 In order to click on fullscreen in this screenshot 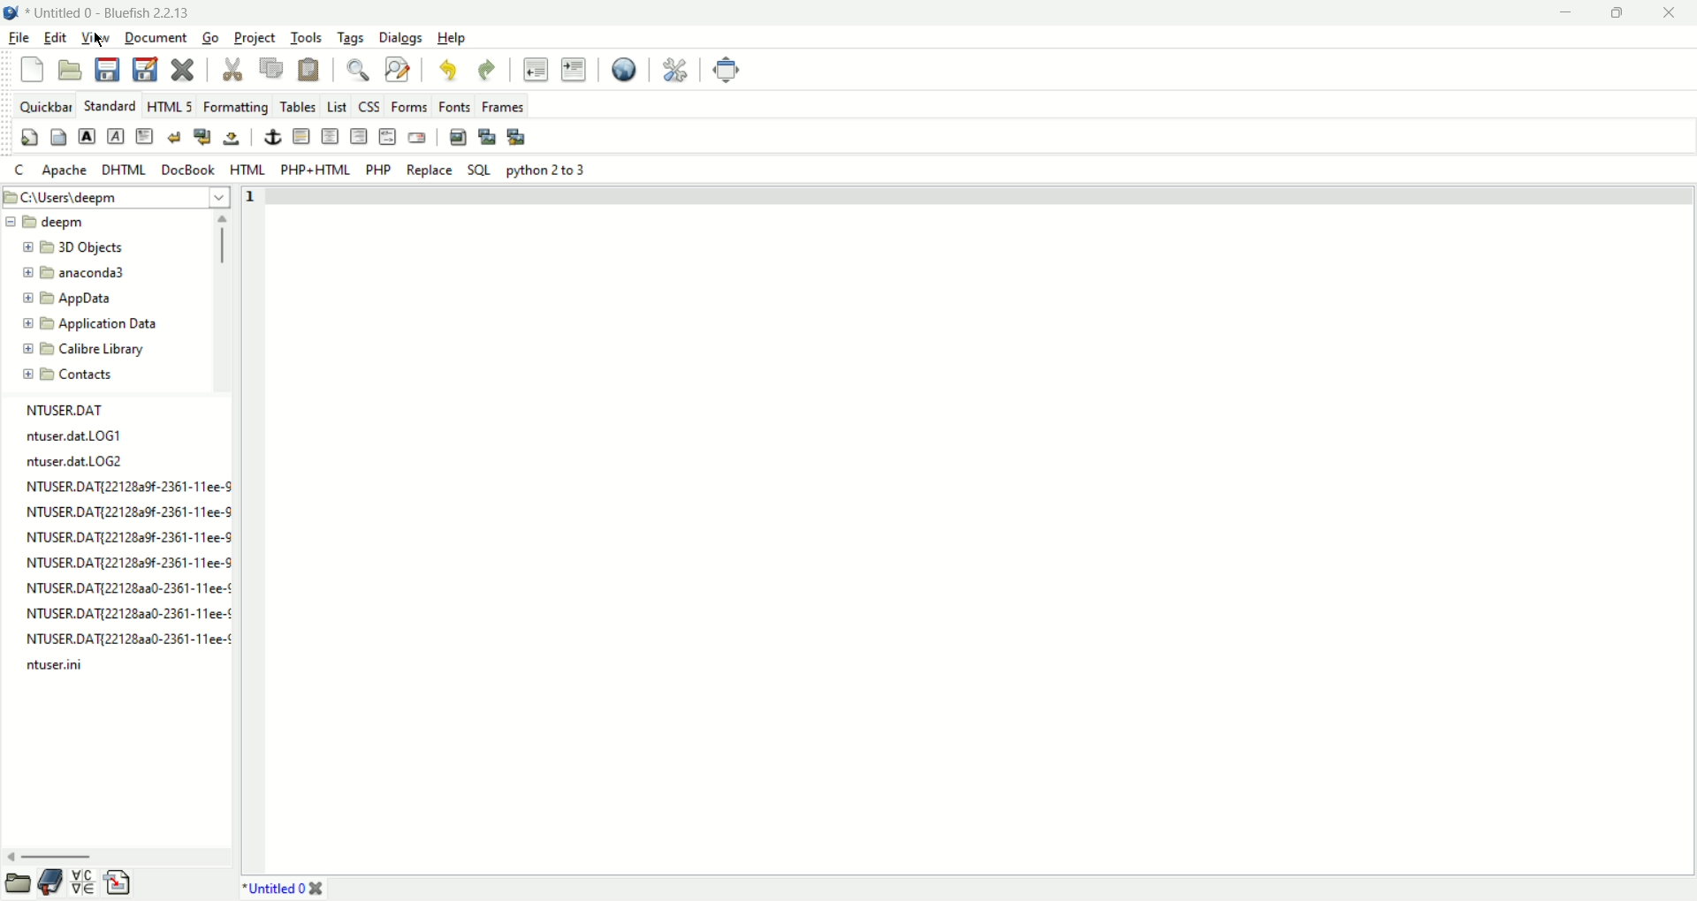, I will do `click(727, 69)`.